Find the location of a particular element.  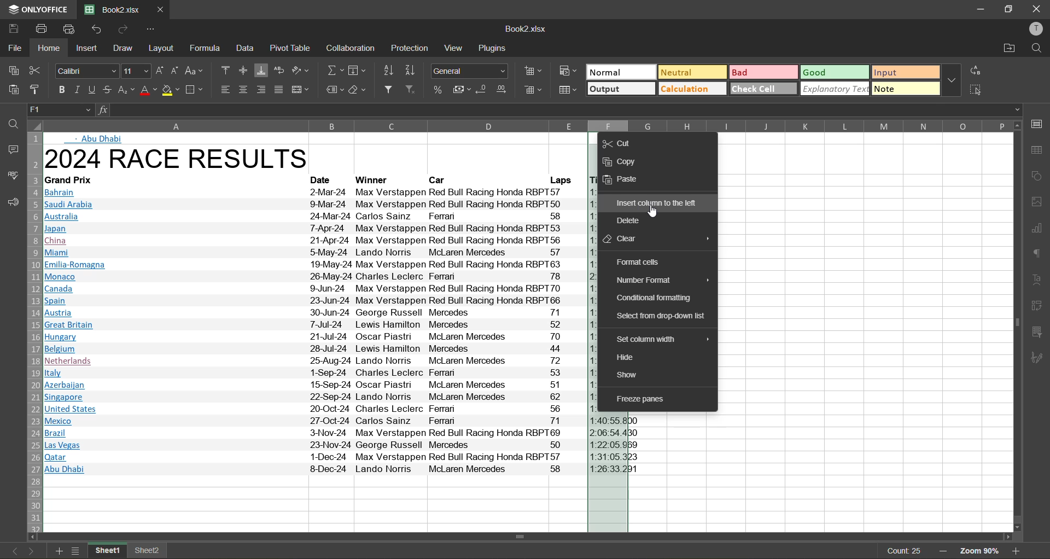

sheet2  is located at coordinates (150, 552).